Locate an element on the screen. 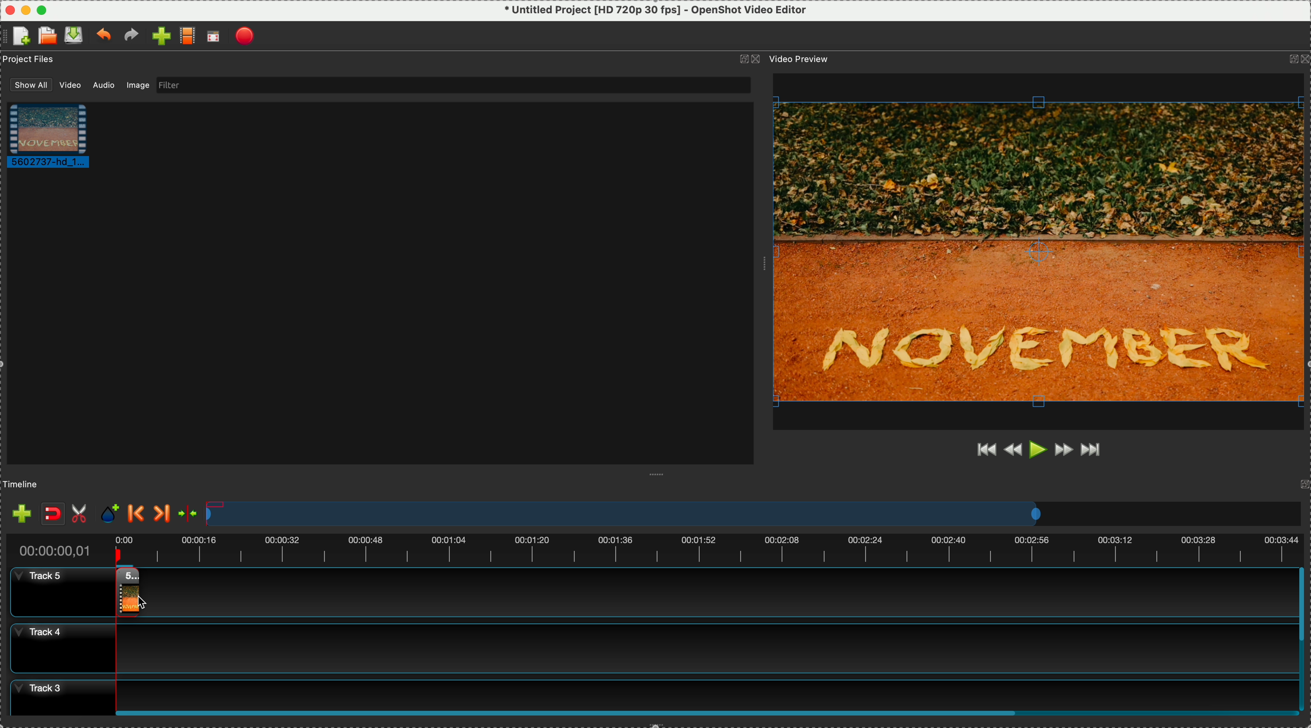 This screenshot has height=728, width=1311. create file is located at coordinates (19, 37).